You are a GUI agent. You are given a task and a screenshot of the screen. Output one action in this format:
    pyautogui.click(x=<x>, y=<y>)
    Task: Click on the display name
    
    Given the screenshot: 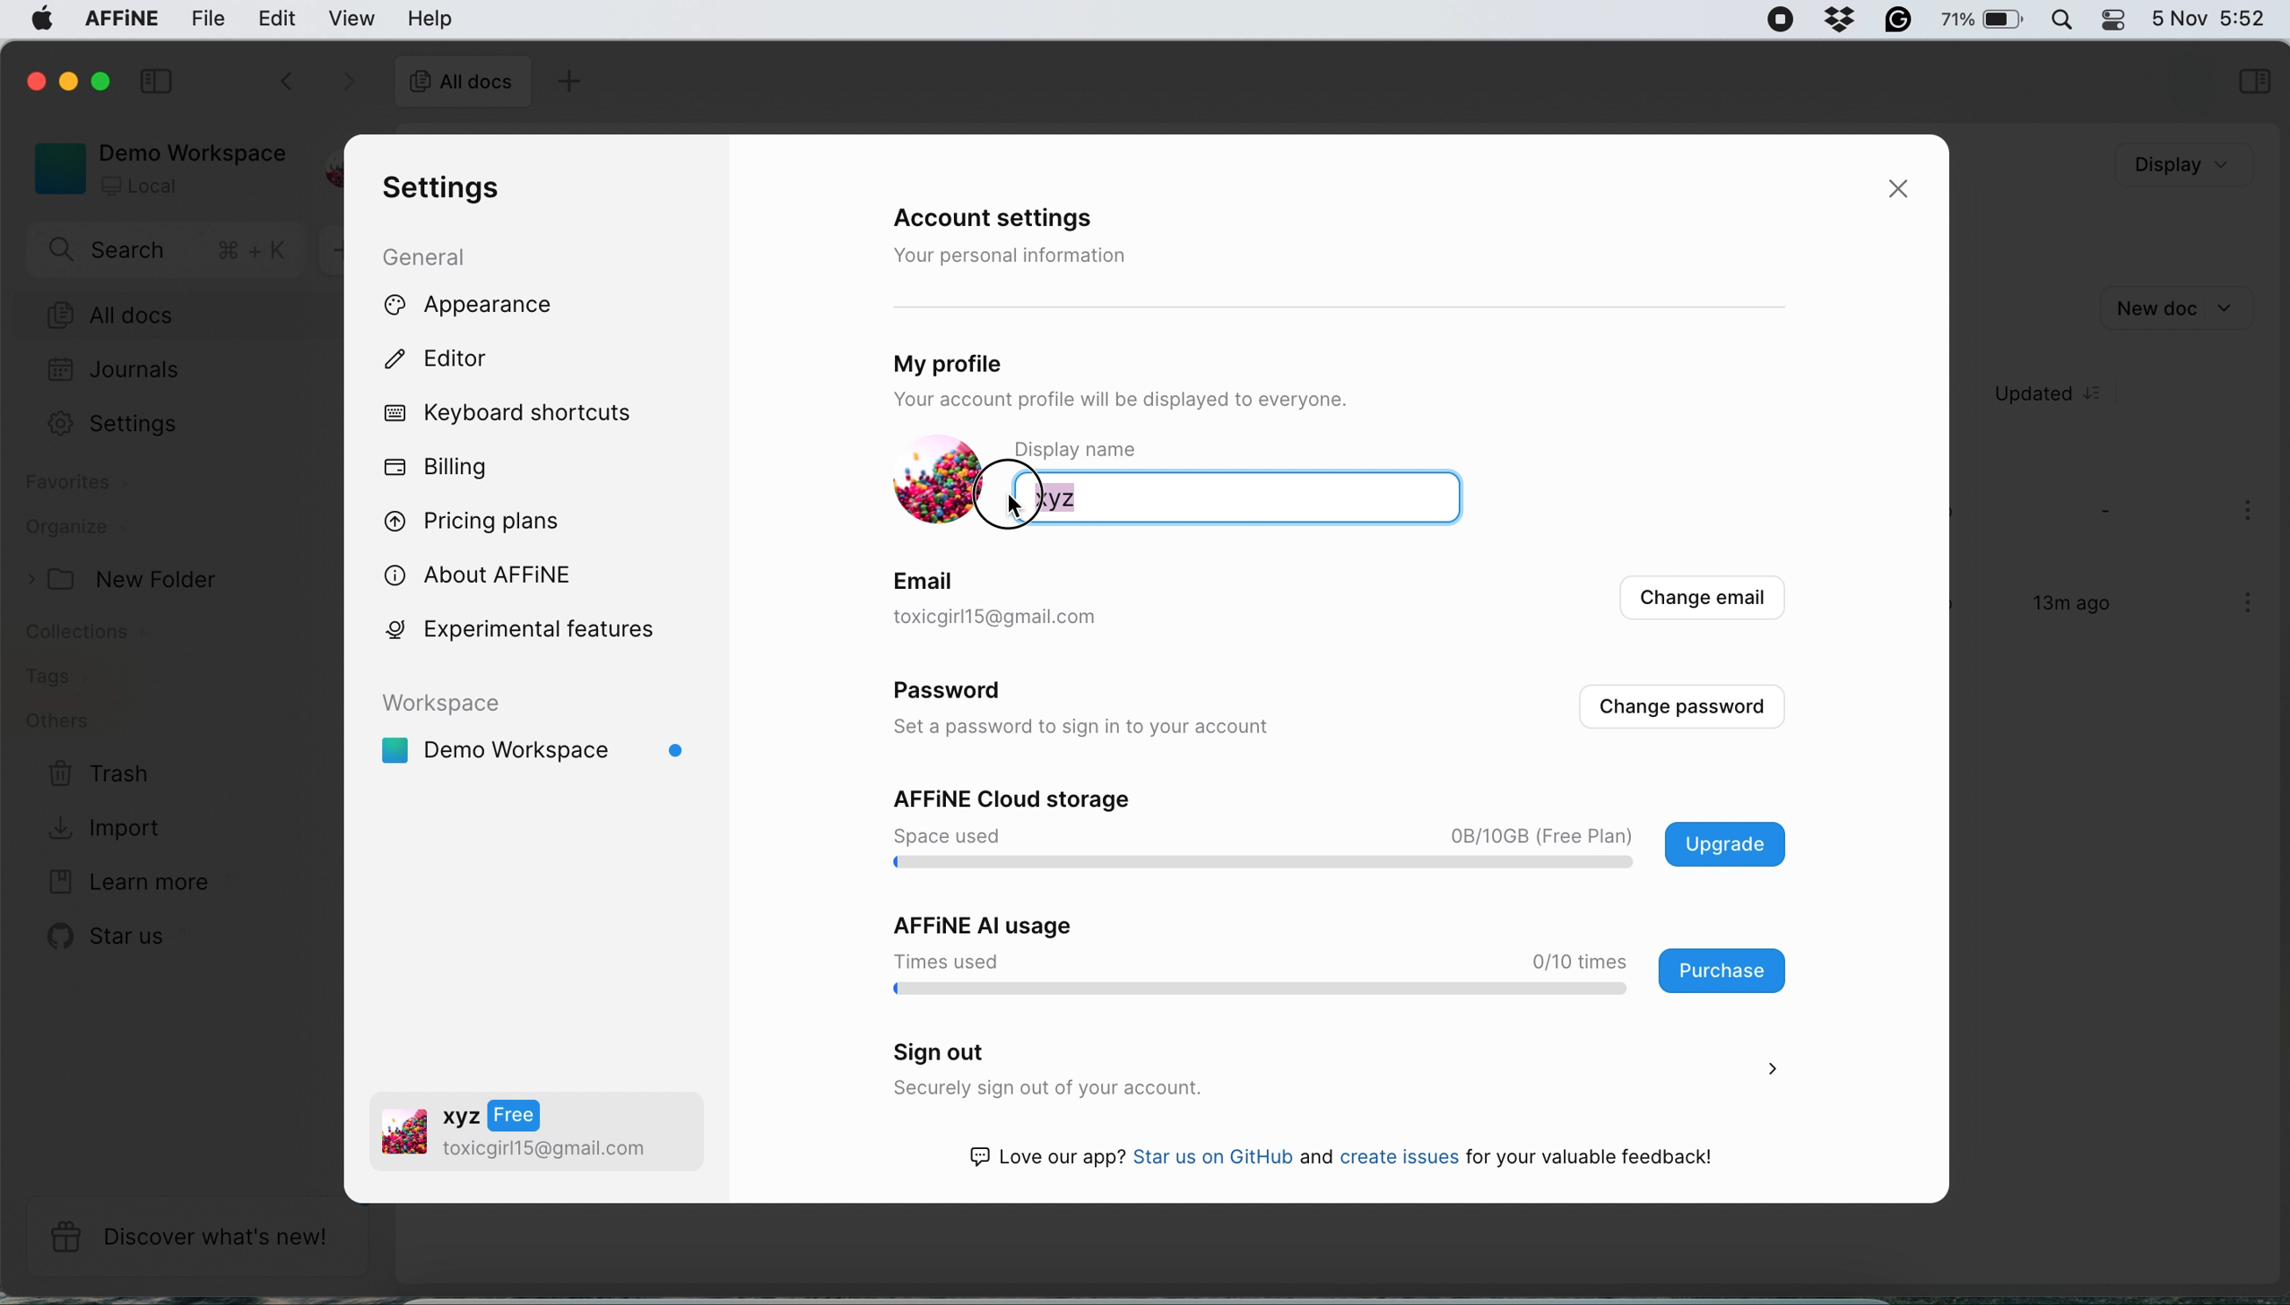 What is the action you would take?
    pyautogui.click(x=1103, y=449)
    